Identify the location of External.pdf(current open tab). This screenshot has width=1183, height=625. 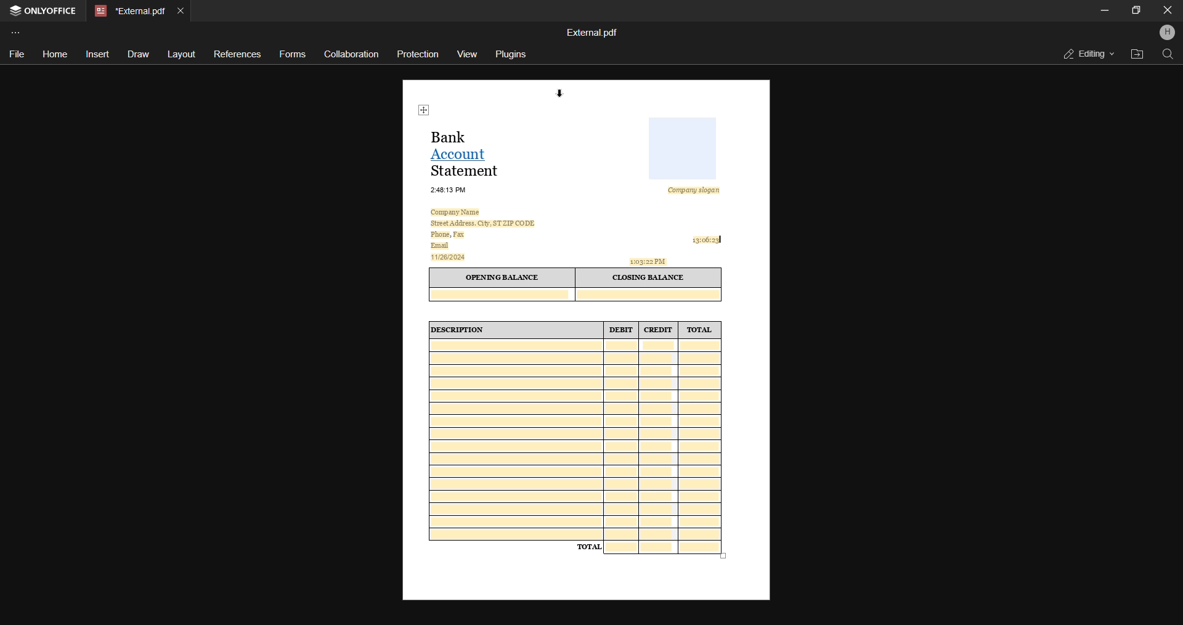
(128, 11).